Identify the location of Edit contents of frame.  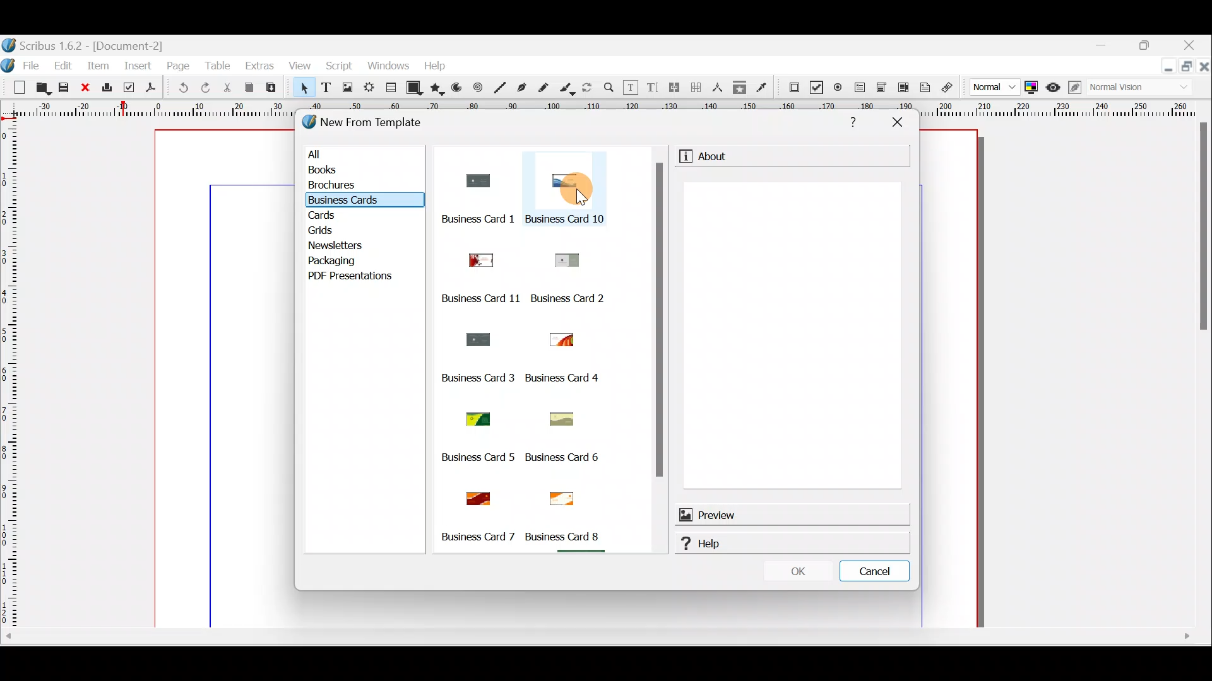
(632, 88).